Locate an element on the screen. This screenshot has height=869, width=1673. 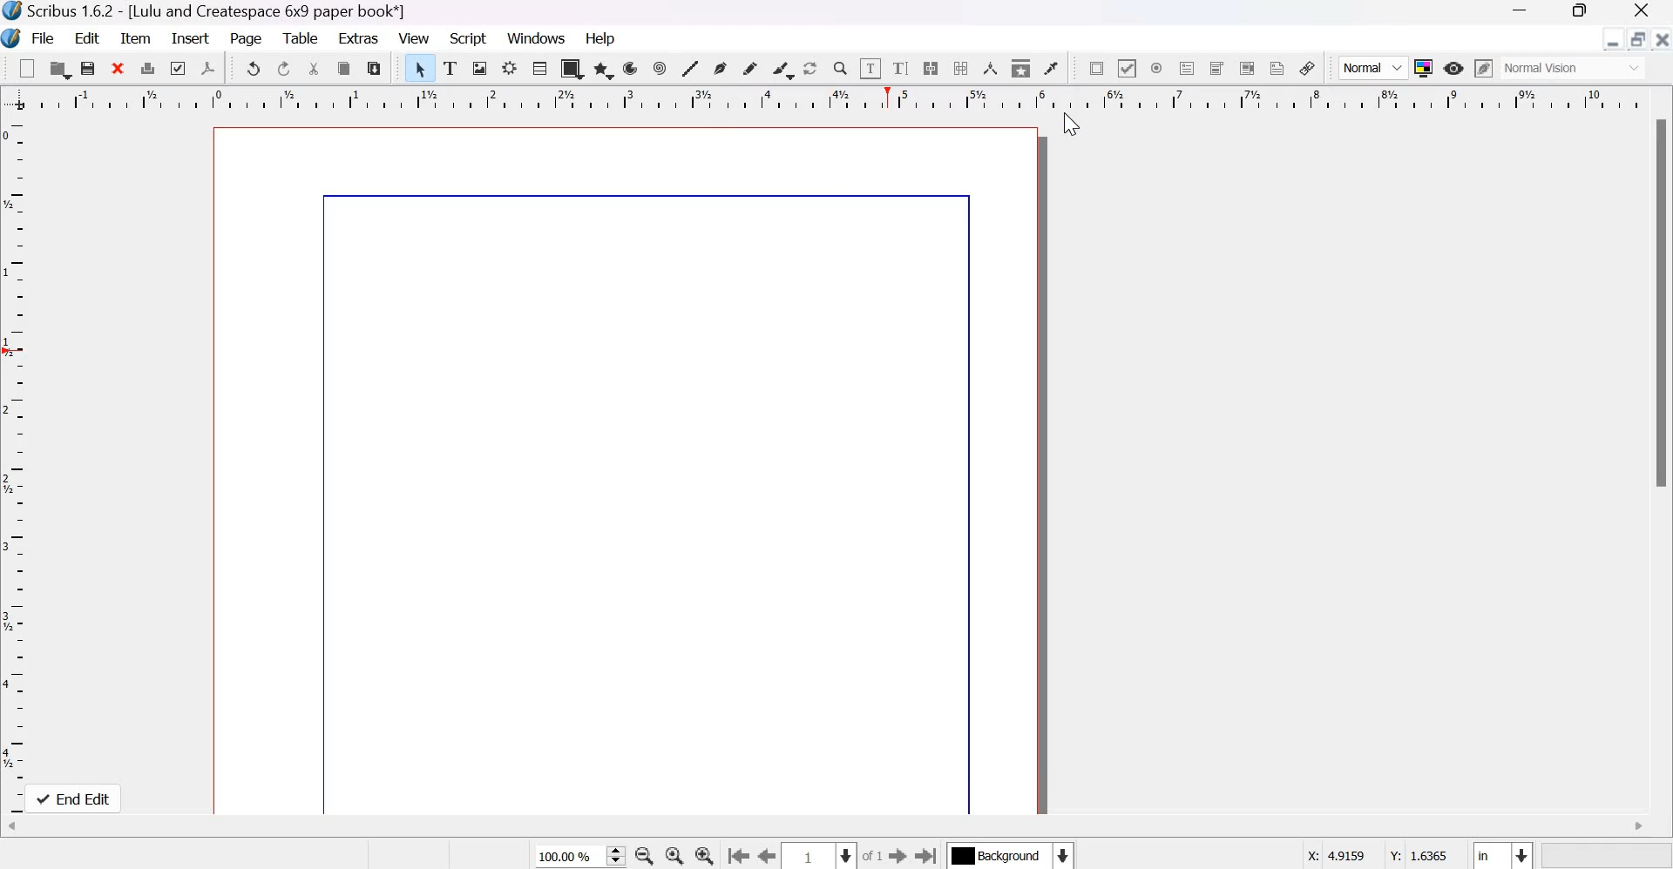
Item is located at coordinates (137, 37).